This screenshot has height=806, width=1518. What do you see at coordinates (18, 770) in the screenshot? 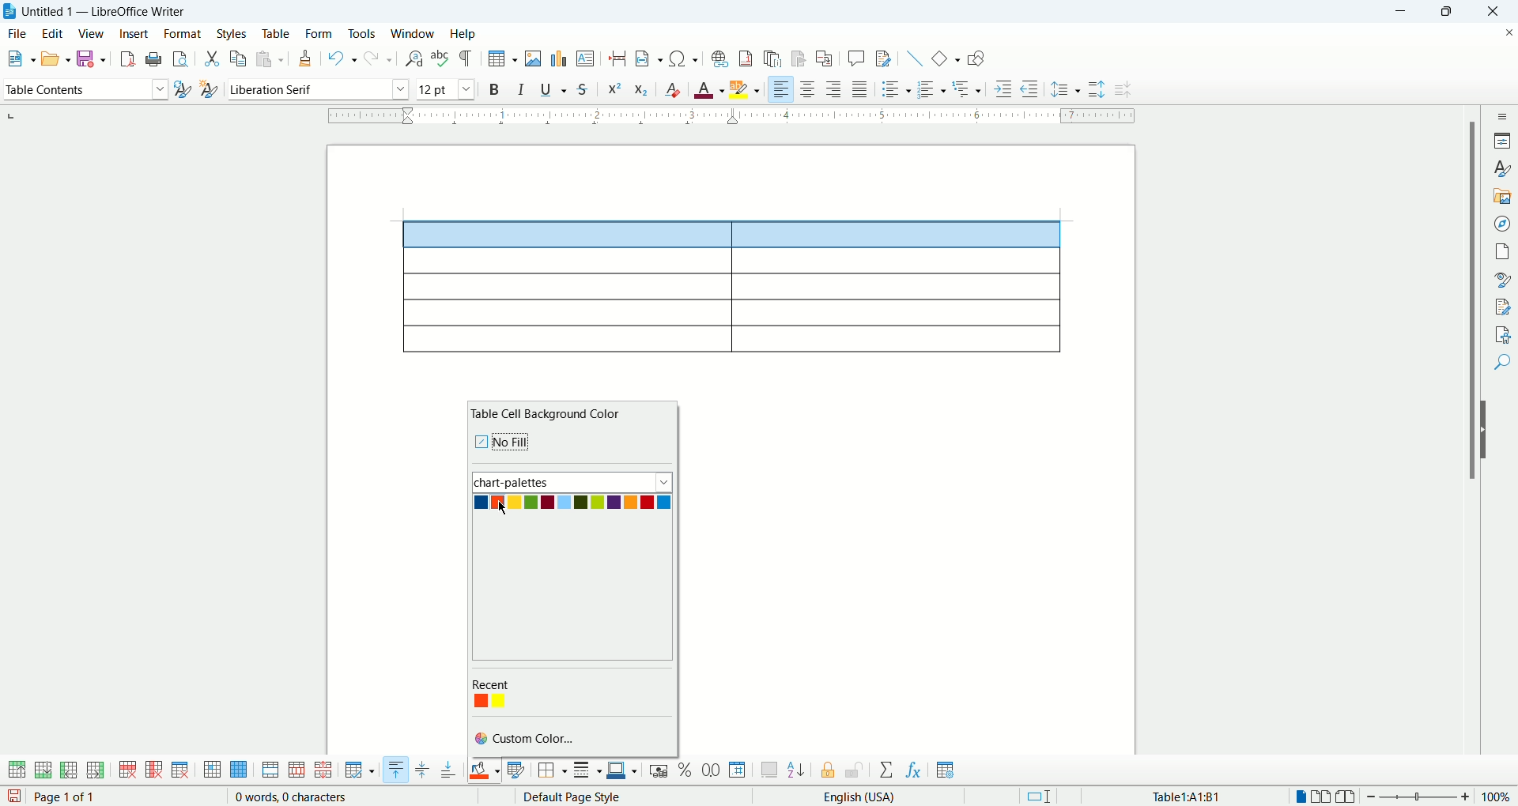
I see `insert row above` at bounding box center [18, 770].